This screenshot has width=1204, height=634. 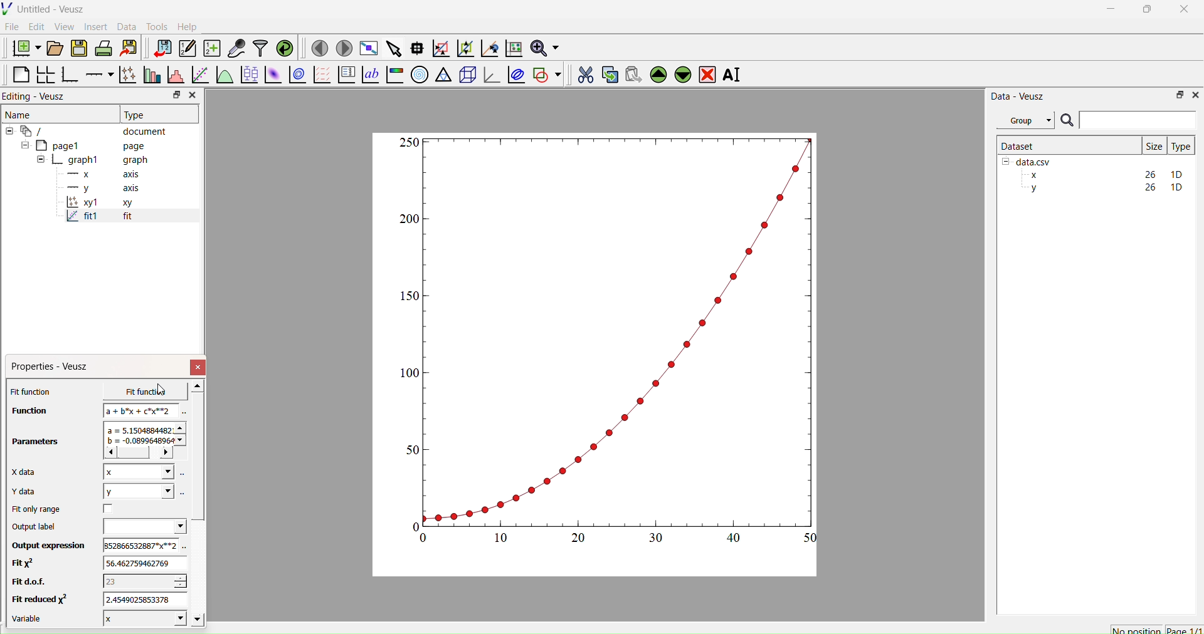 What do you see at coordinates (341, 48) in the screenshot?
I see `Next page` at bounding box center [341, 48].